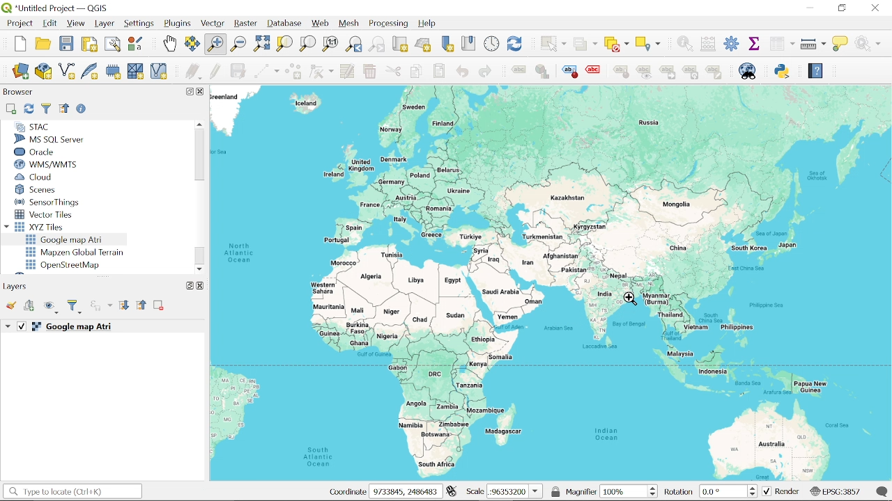  What do you see at coordinates (64, 108) in the screenshot?
I see `Collapse all` at bounding box center [64, 108].